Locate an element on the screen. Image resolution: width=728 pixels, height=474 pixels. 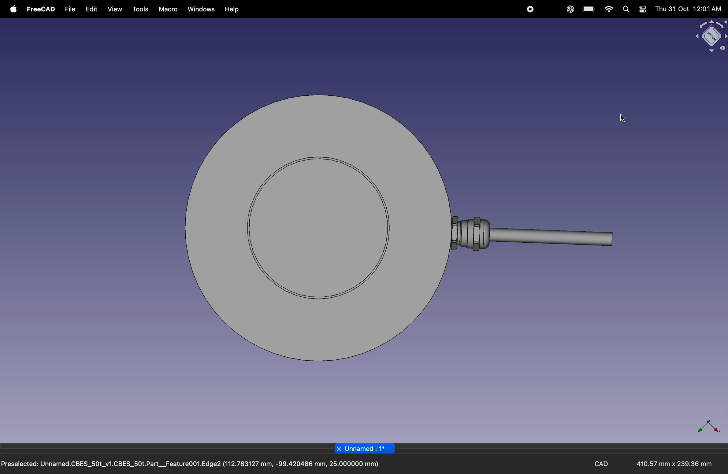
chatgpt is located at coordinates (570, 10).